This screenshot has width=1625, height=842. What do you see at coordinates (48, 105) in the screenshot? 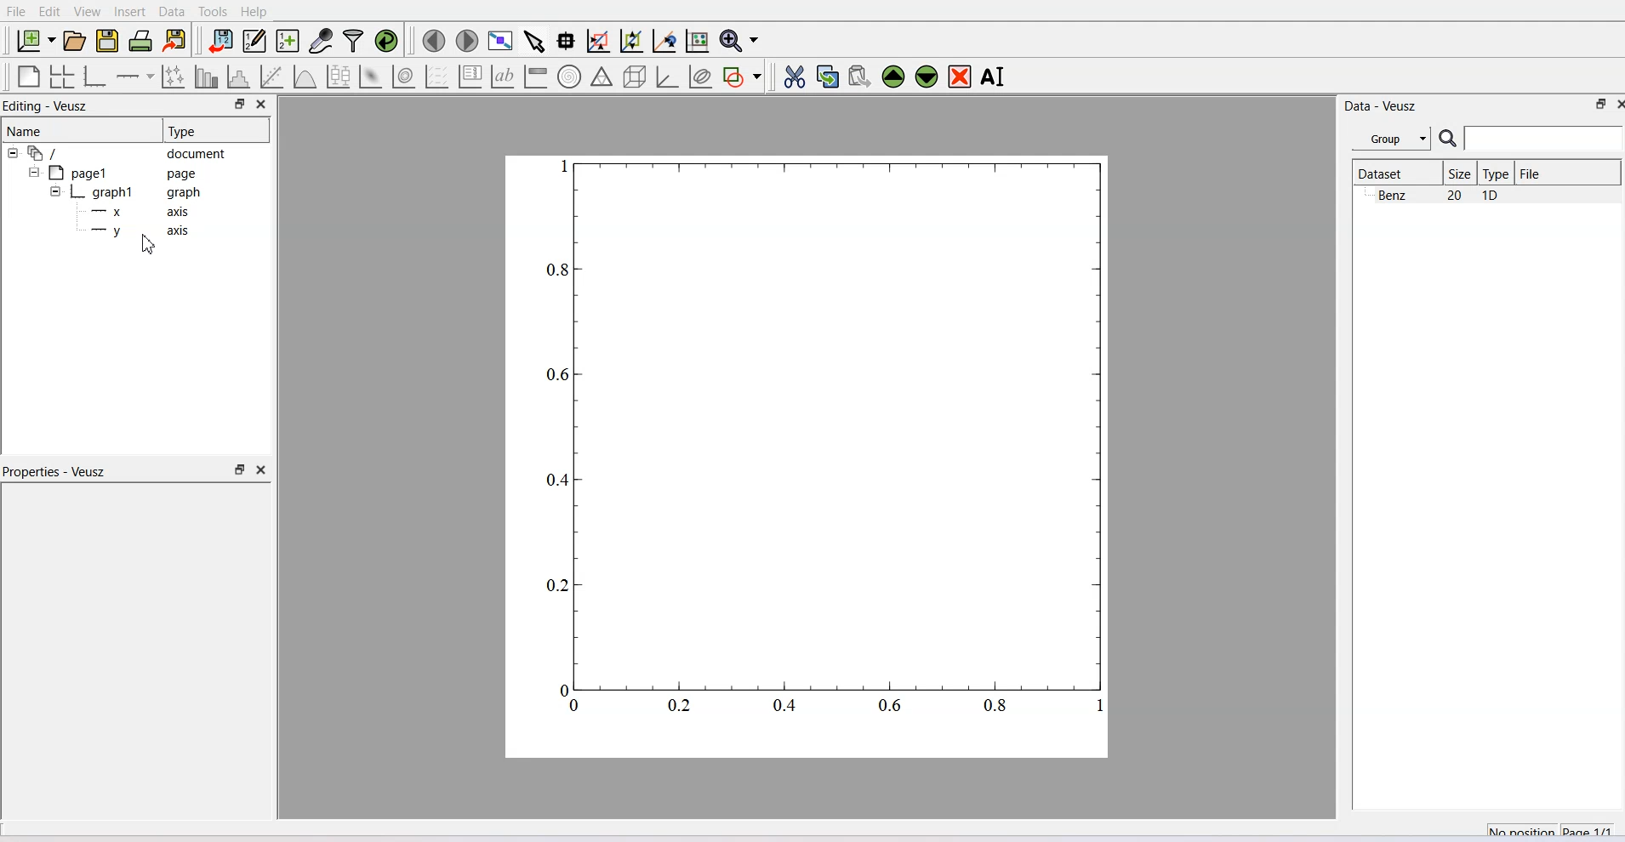
I see `Editing - Veusz` at bounding box center [48, 105].